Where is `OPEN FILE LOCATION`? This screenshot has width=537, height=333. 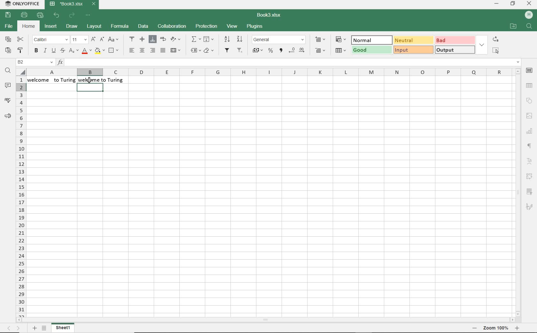 OPEN FILE LOCATION is located at coordinates (513, 26).